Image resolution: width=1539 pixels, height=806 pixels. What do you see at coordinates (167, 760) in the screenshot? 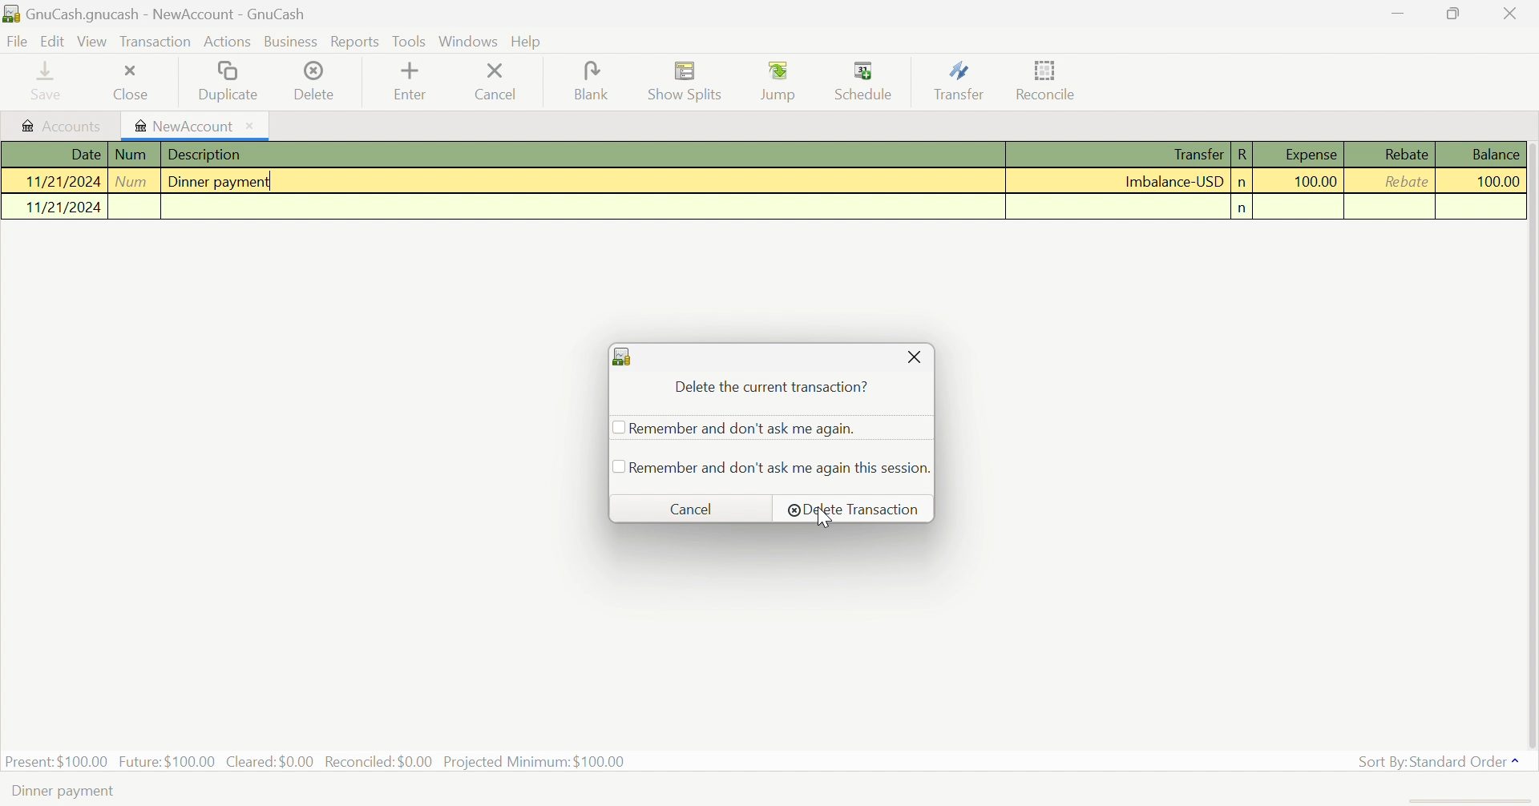
I see `Future: $100.00` at bounding box center [167, 760].